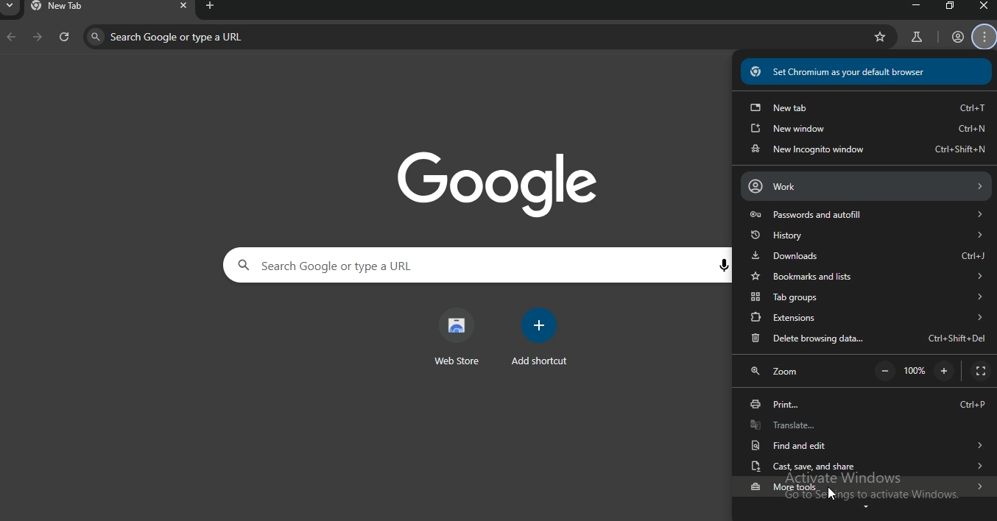 The height and width of the screenshot is (521, 997). Describe the element at coordinates (865, 447) in the screenshot. I see `find and edit` at that location.